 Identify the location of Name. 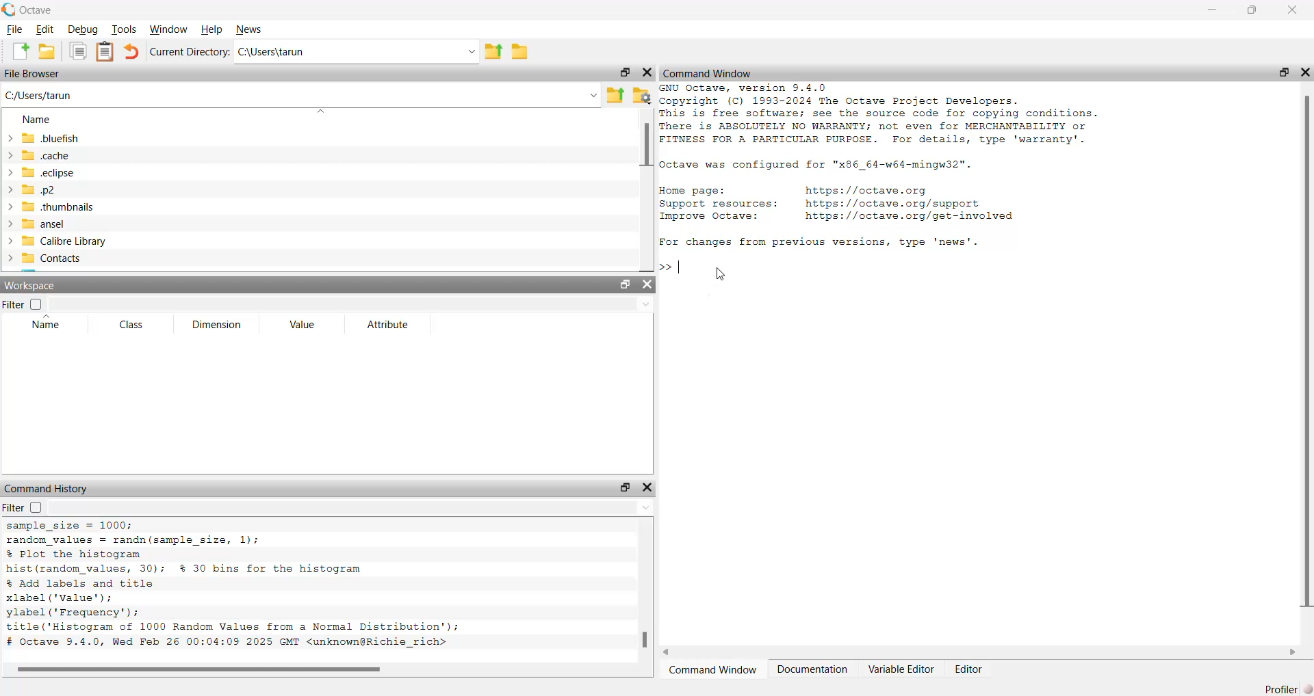
(44, 323).